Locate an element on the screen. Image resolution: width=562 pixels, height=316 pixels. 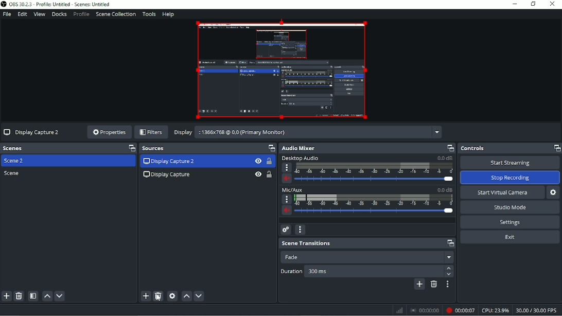
Scene collection is located at coordinates (116, 14).